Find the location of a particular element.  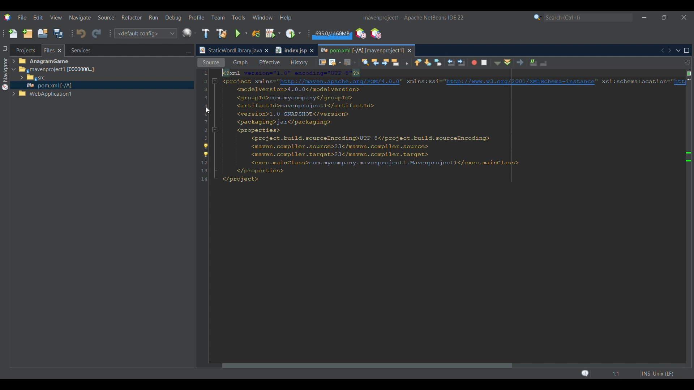

Previous bookmark is located at coordinates (418, 61).